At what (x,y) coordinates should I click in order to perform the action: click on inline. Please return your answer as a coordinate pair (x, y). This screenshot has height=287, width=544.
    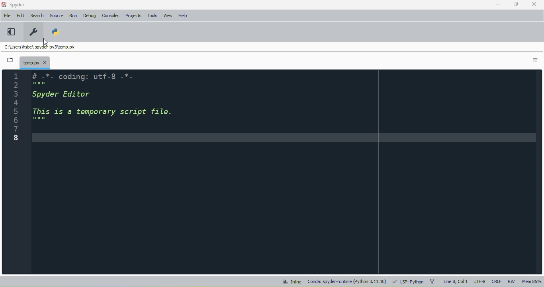
    Looking at the image, I should click on (292, 281).